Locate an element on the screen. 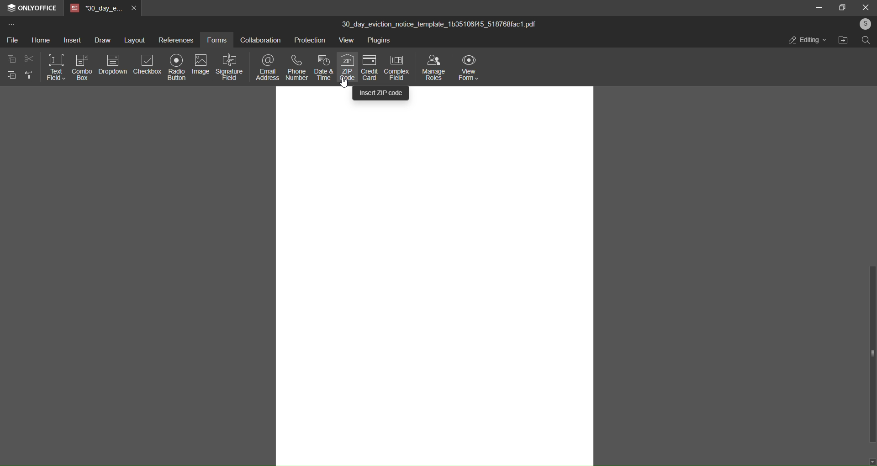 This screenshot has height=466, width=877. maximize is located at coordinates (842, 7).